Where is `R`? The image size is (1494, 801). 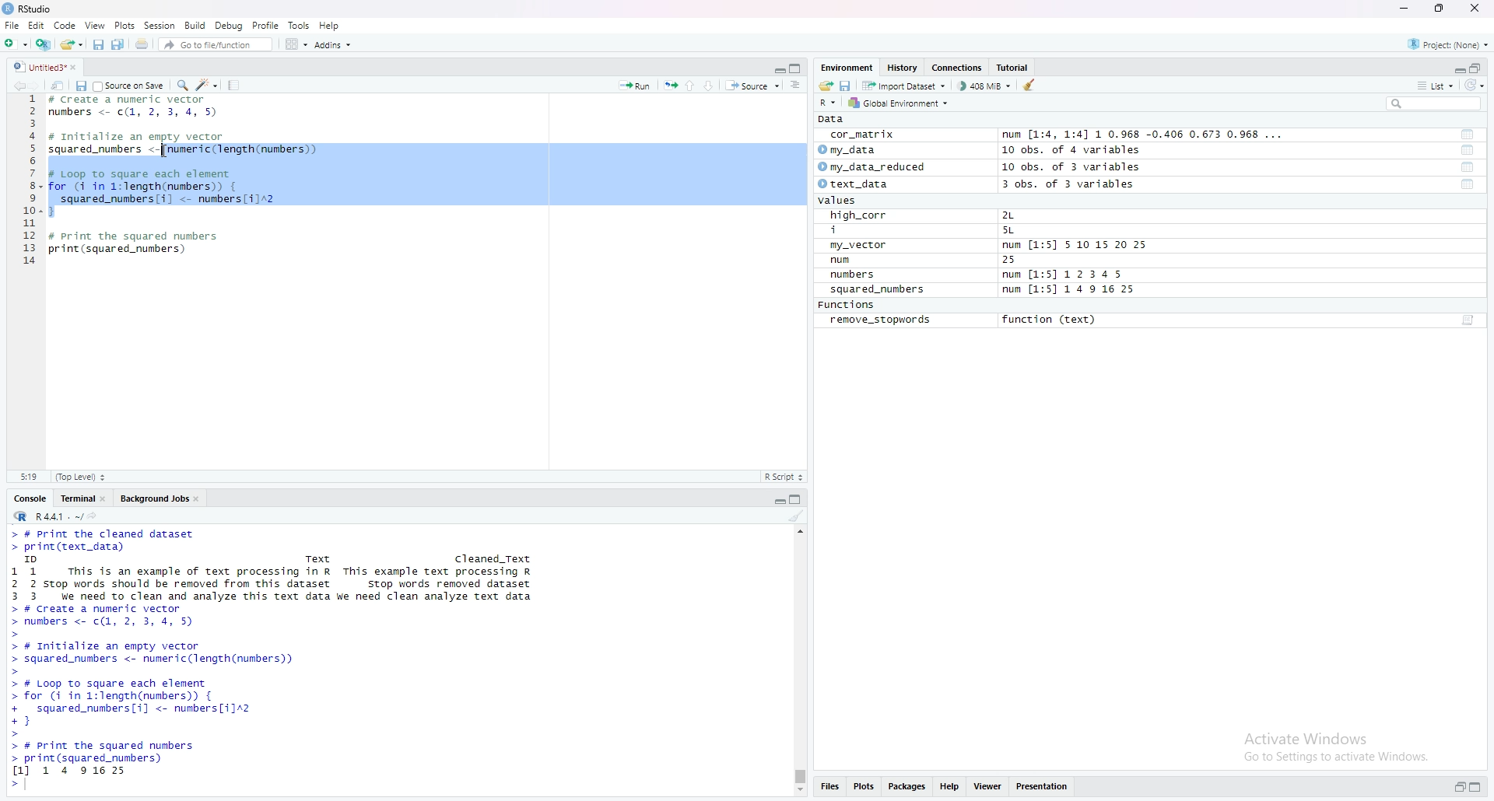
R is located at coordinates (829, 102).